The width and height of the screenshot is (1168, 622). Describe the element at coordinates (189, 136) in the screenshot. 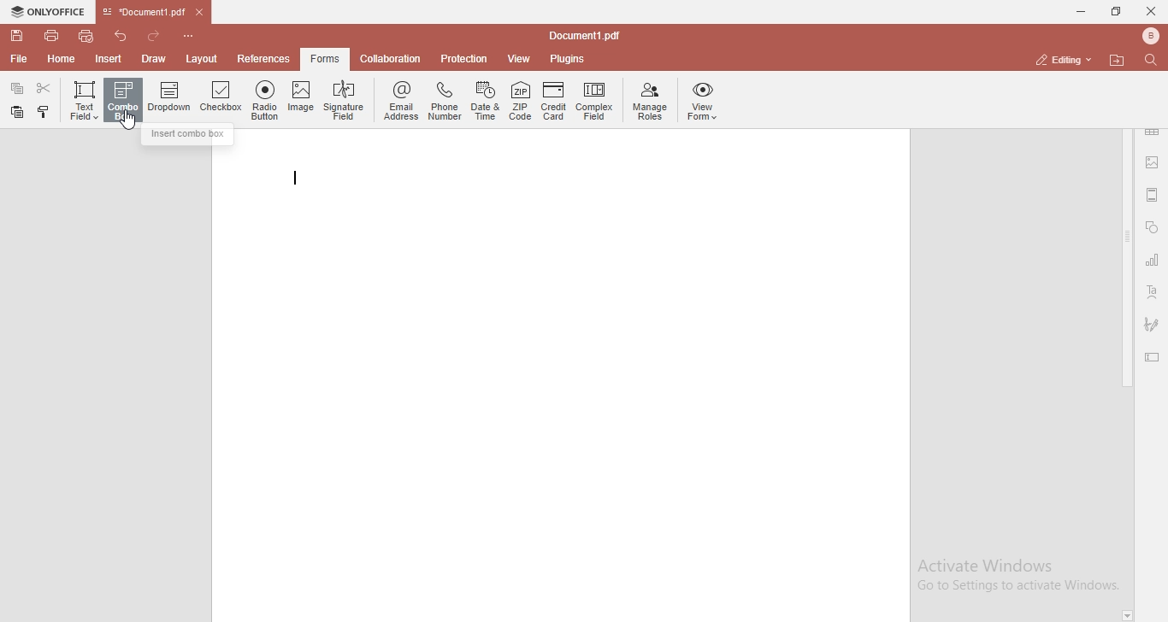

I see `inset combo box` at that location.